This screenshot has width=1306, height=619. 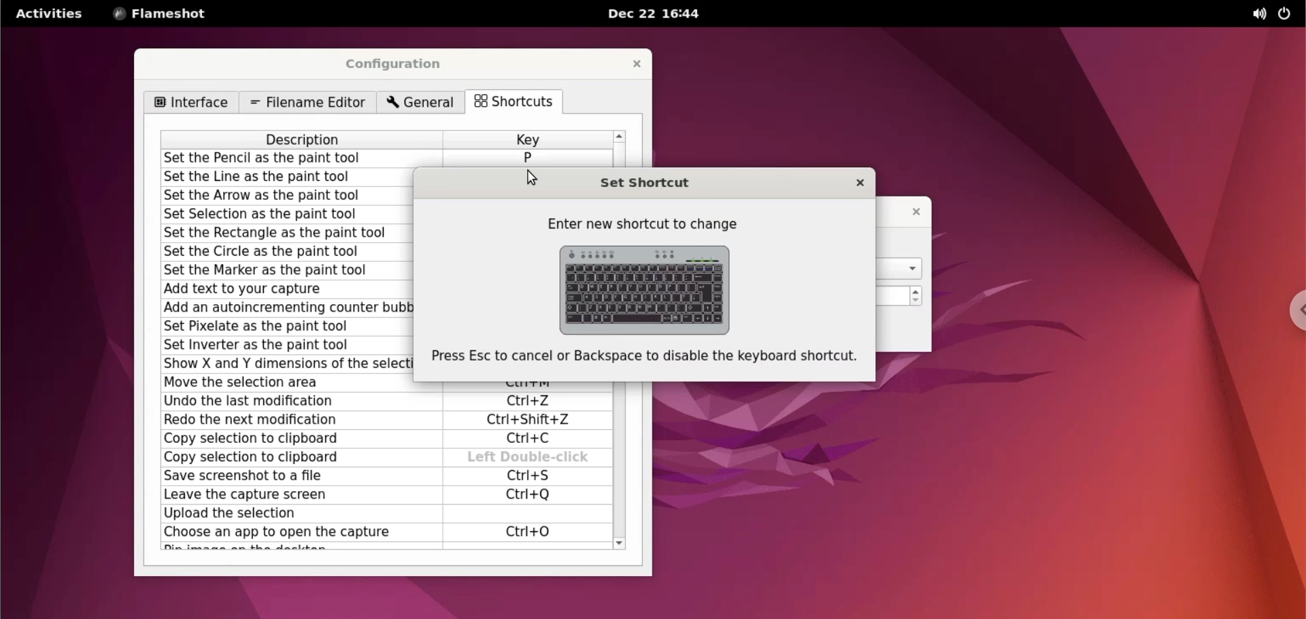 I want to click on Ctrl + C , so click(x=533, y=439).